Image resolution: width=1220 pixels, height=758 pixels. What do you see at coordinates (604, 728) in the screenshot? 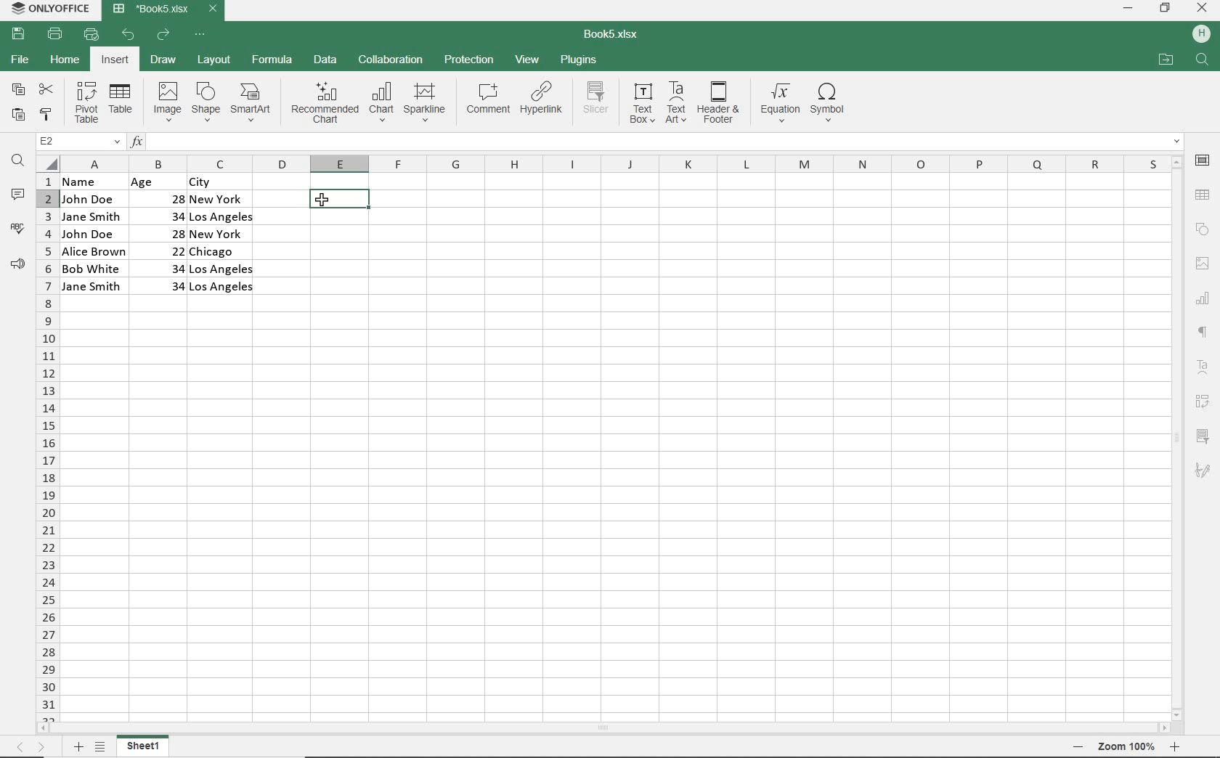
I see `SCROLLBAR` at bounding box center [604, 728].